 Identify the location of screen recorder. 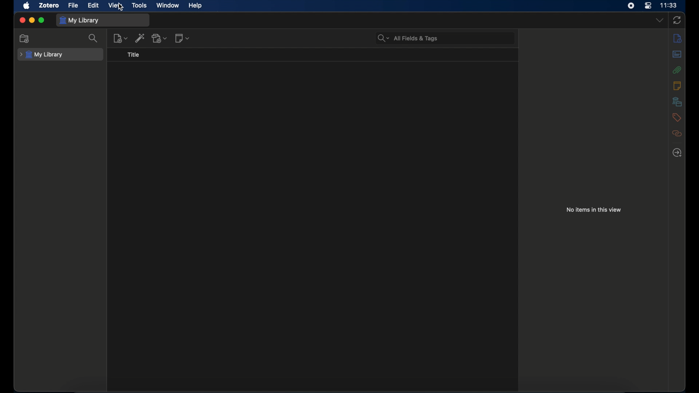
(631, 6).